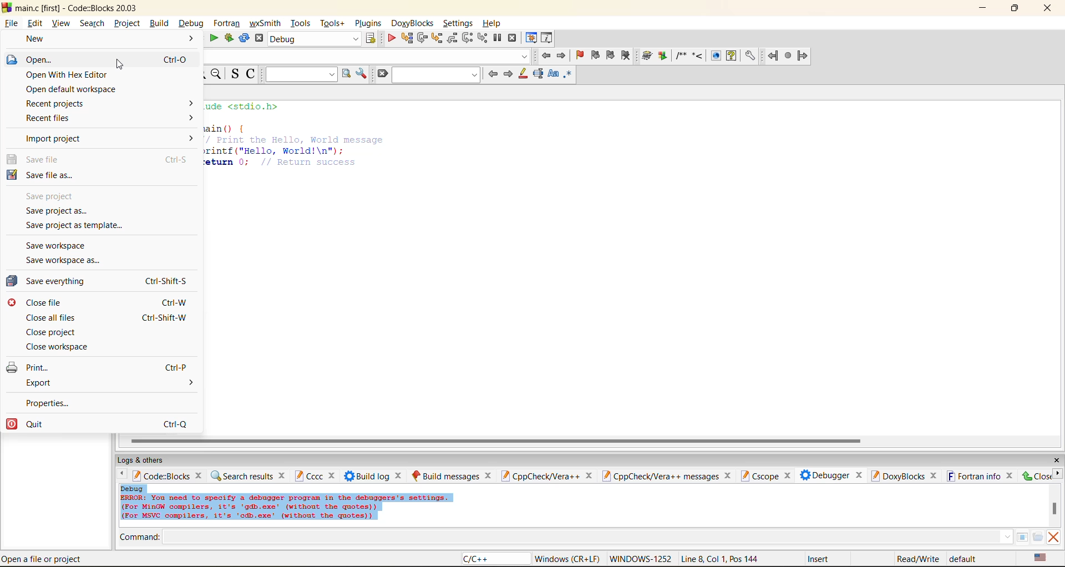 Image resolution: width=1065 pixels, height=567 pixels. I want to click on export, so click(109, 383).